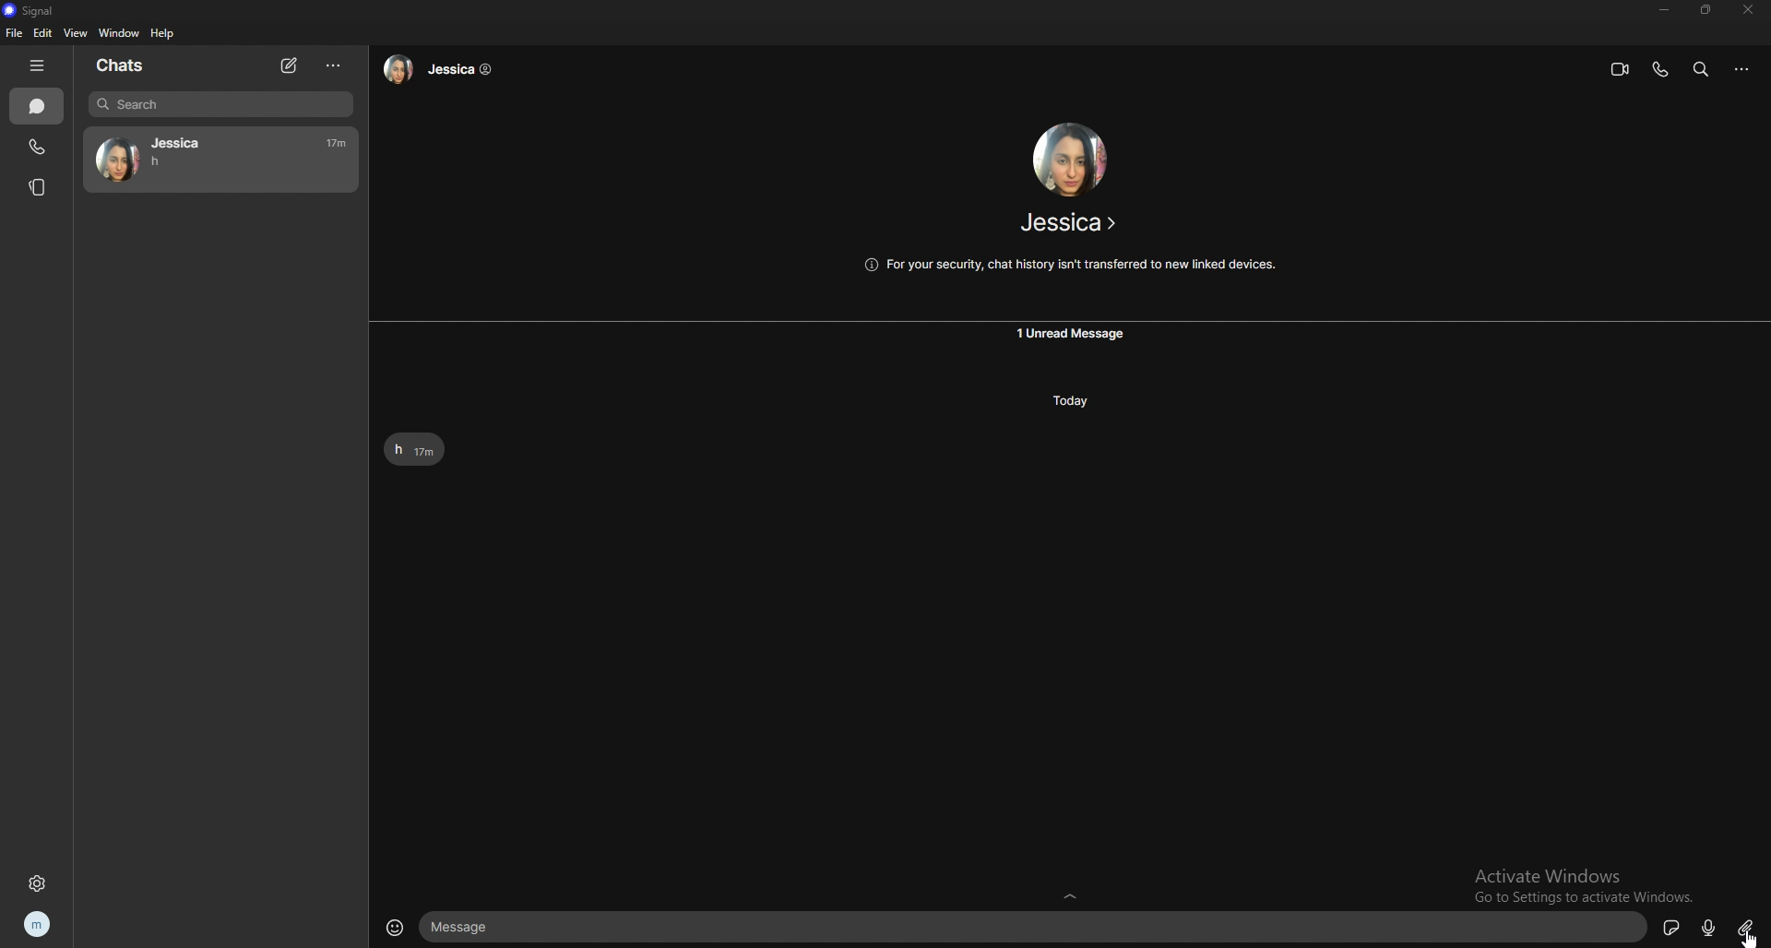 This screenshot has height=948, width=1771. Describe the element at coordinates (1745, 928) in the screenshot. I see `attachment` at that location.